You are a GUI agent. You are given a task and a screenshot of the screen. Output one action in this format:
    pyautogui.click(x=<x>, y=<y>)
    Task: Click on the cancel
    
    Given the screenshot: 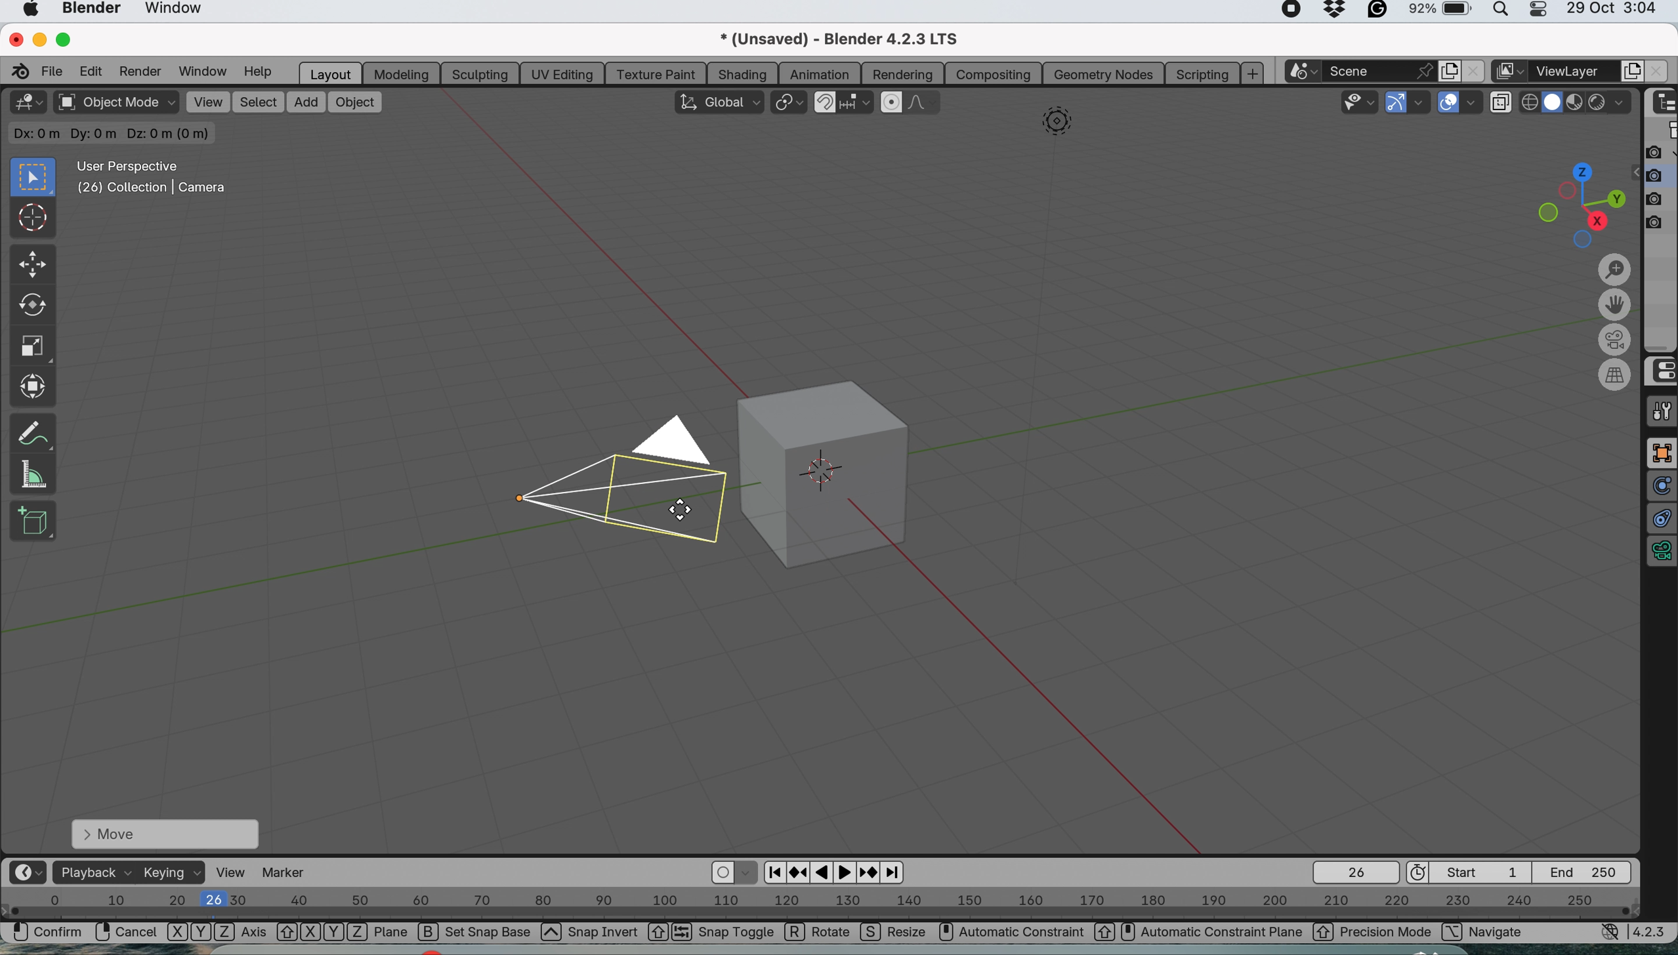 What is the action you would take?
    pyautogui.click(x=126, y=932)
    